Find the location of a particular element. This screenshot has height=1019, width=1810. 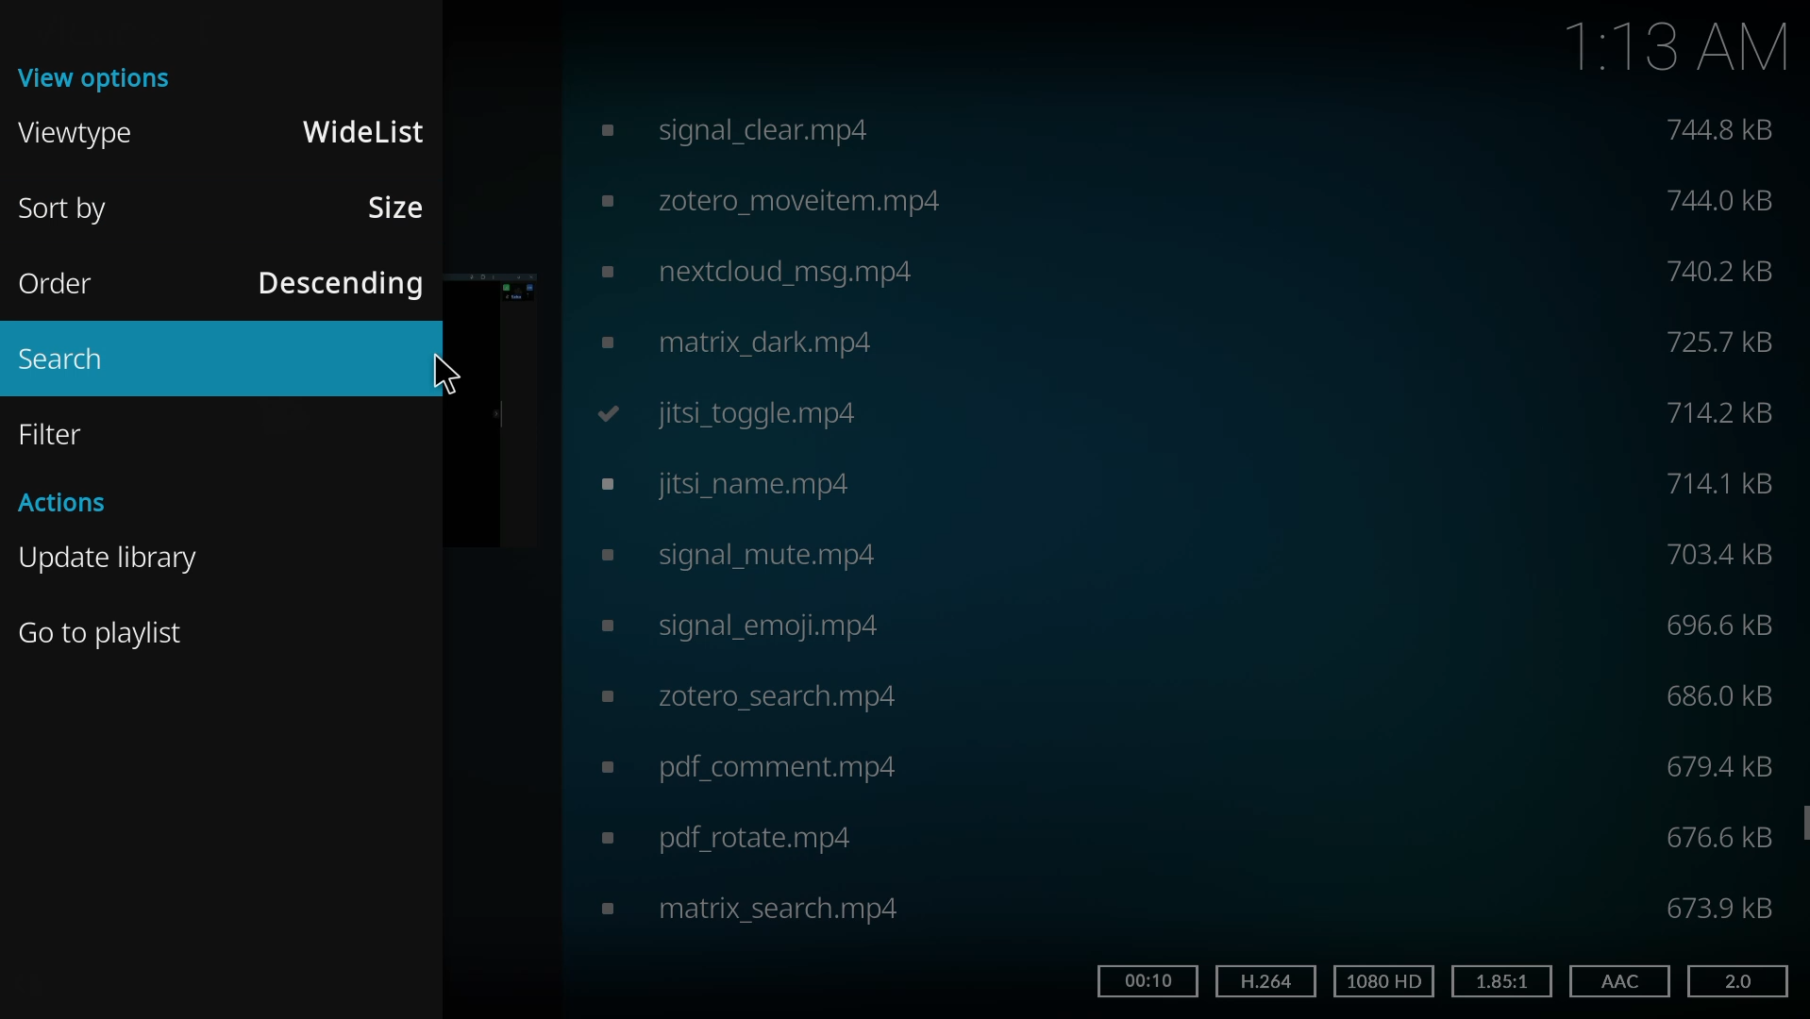

actions is located at coordinates (75, 505).